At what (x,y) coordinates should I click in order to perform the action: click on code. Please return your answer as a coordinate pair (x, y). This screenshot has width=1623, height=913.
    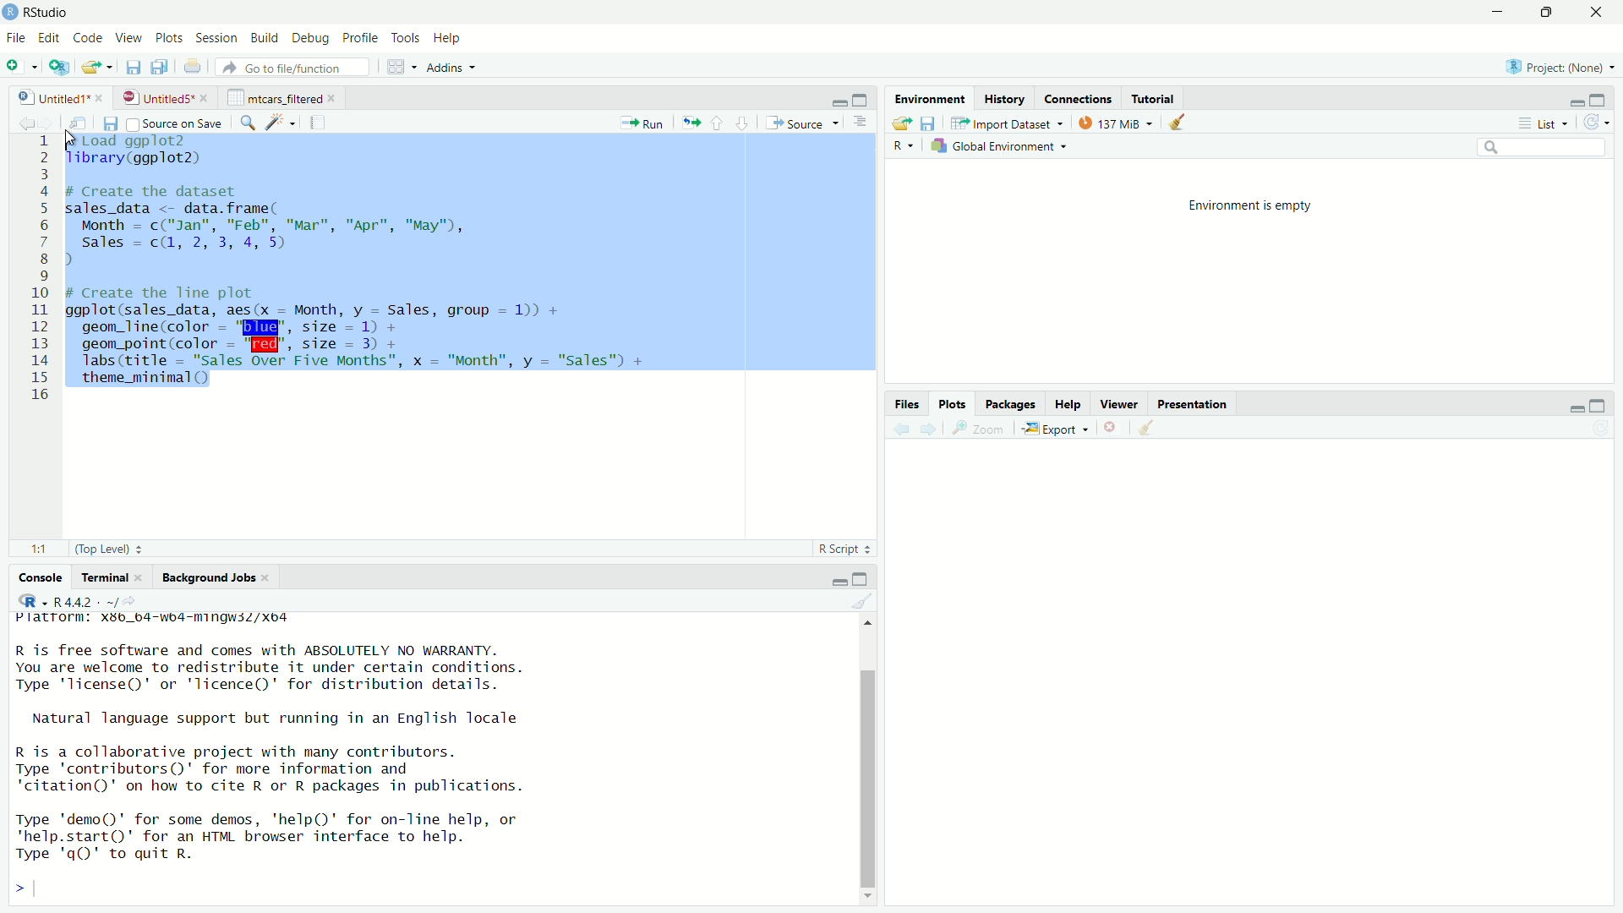
    Looking at the image, I should click on (90, 38).